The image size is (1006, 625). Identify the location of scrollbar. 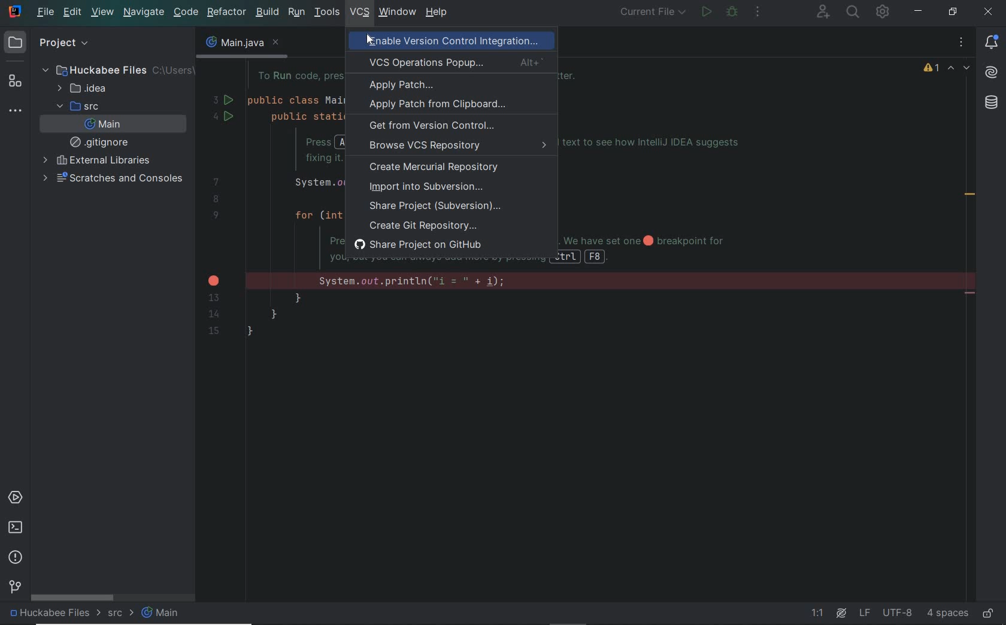
(72, 598).